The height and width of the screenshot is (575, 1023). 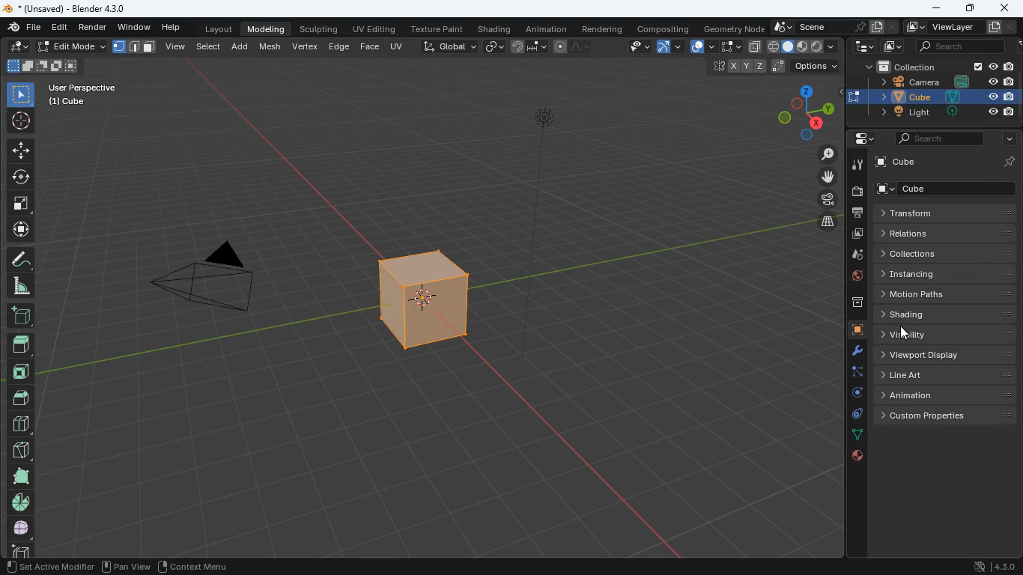 What do you see at coordinates (23, 28) in the screenshot?
I see `finder` at bounding box center [23, 28].